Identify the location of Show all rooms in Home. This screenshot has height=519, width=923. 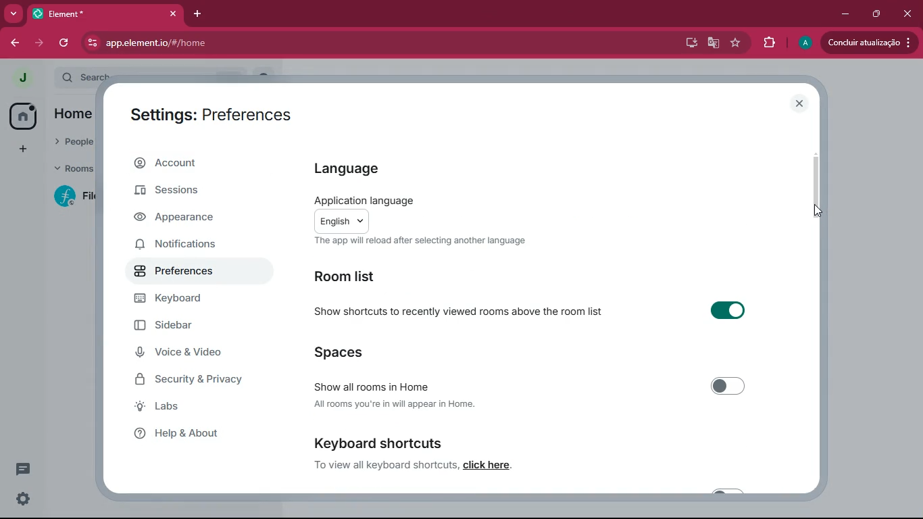
(532, 385).